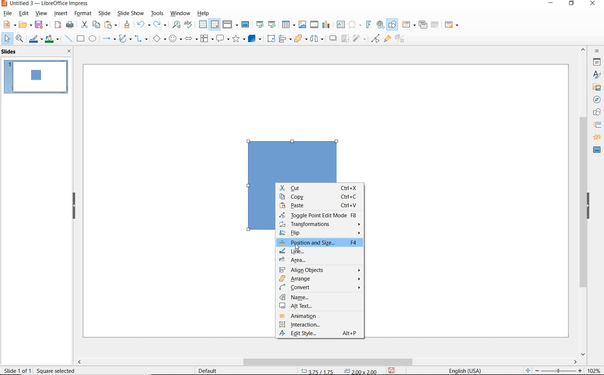 This screenshot has height=375, width=604. I want to click on slide show, so click(131, 14).